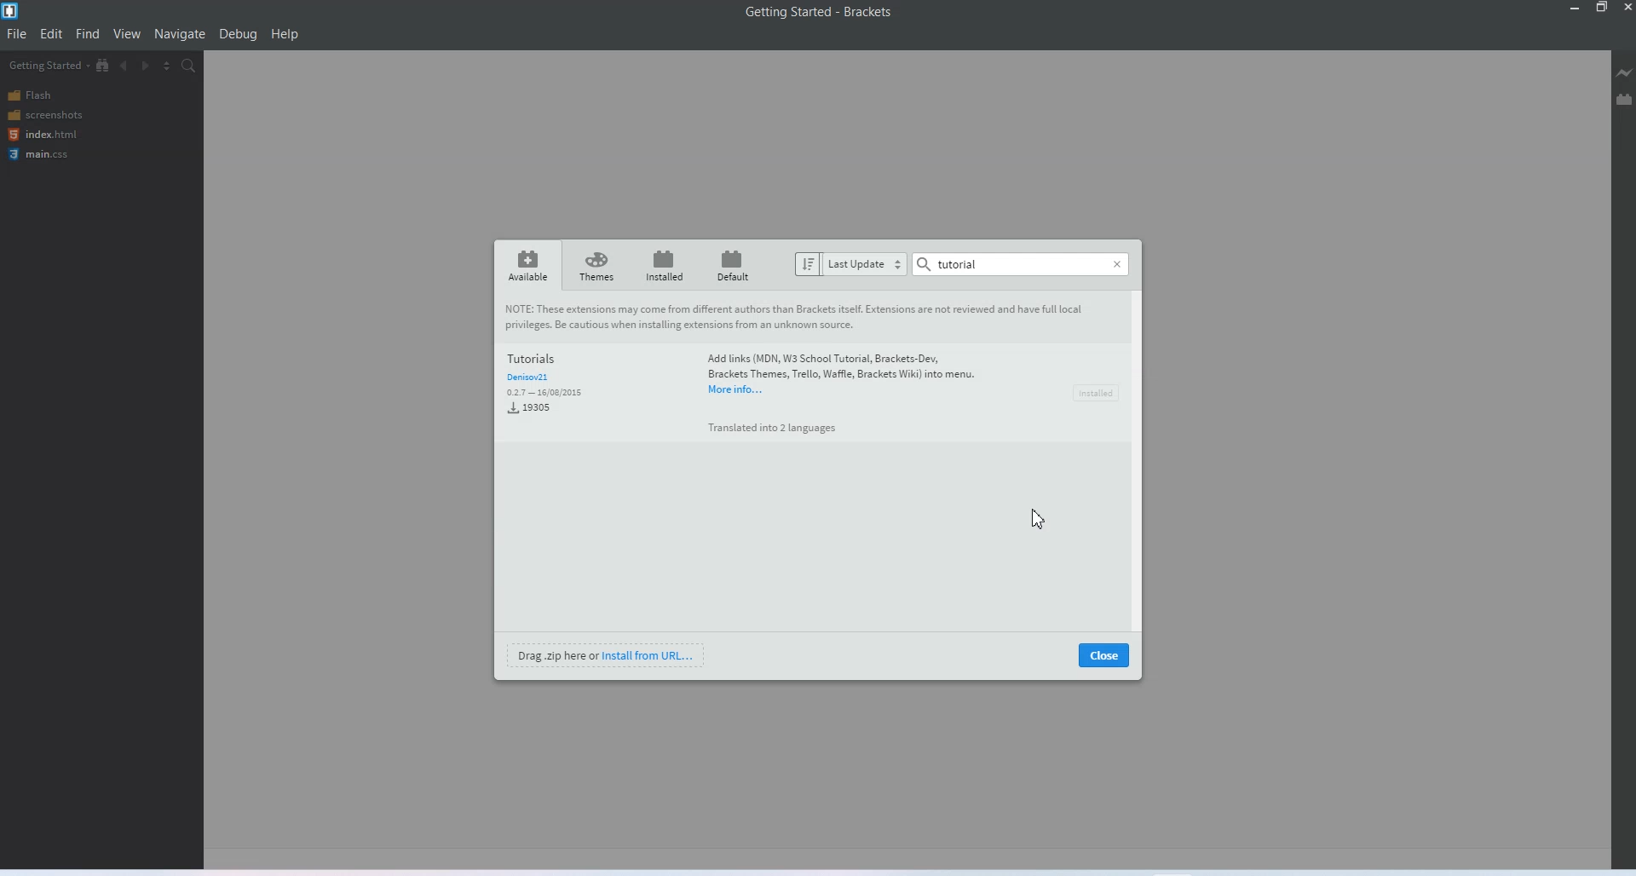  I want to click on Find, so click(89, 34).